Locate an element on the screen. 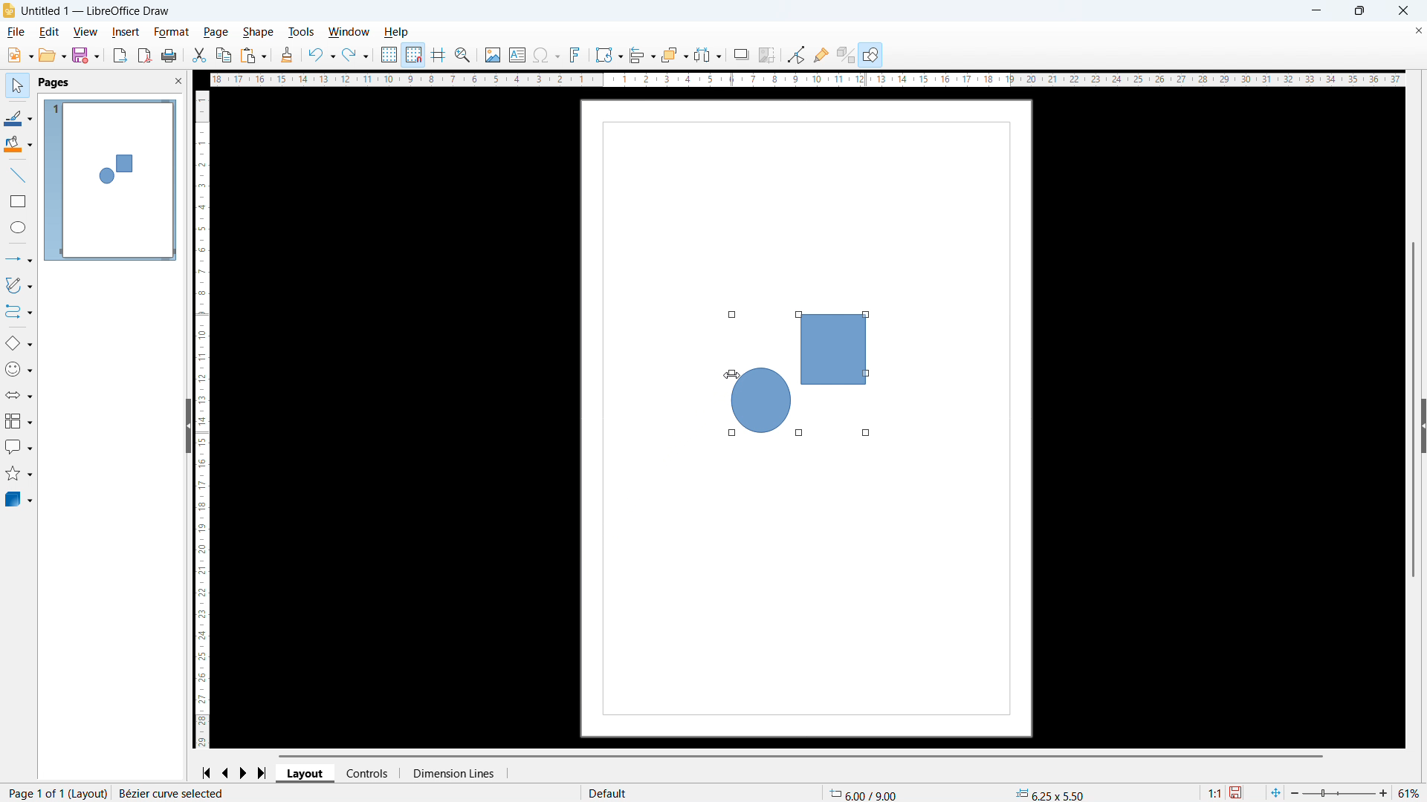 This screenshot has height=802, width=1427. Show glue Point functions  is located at coordinates (822, 54).